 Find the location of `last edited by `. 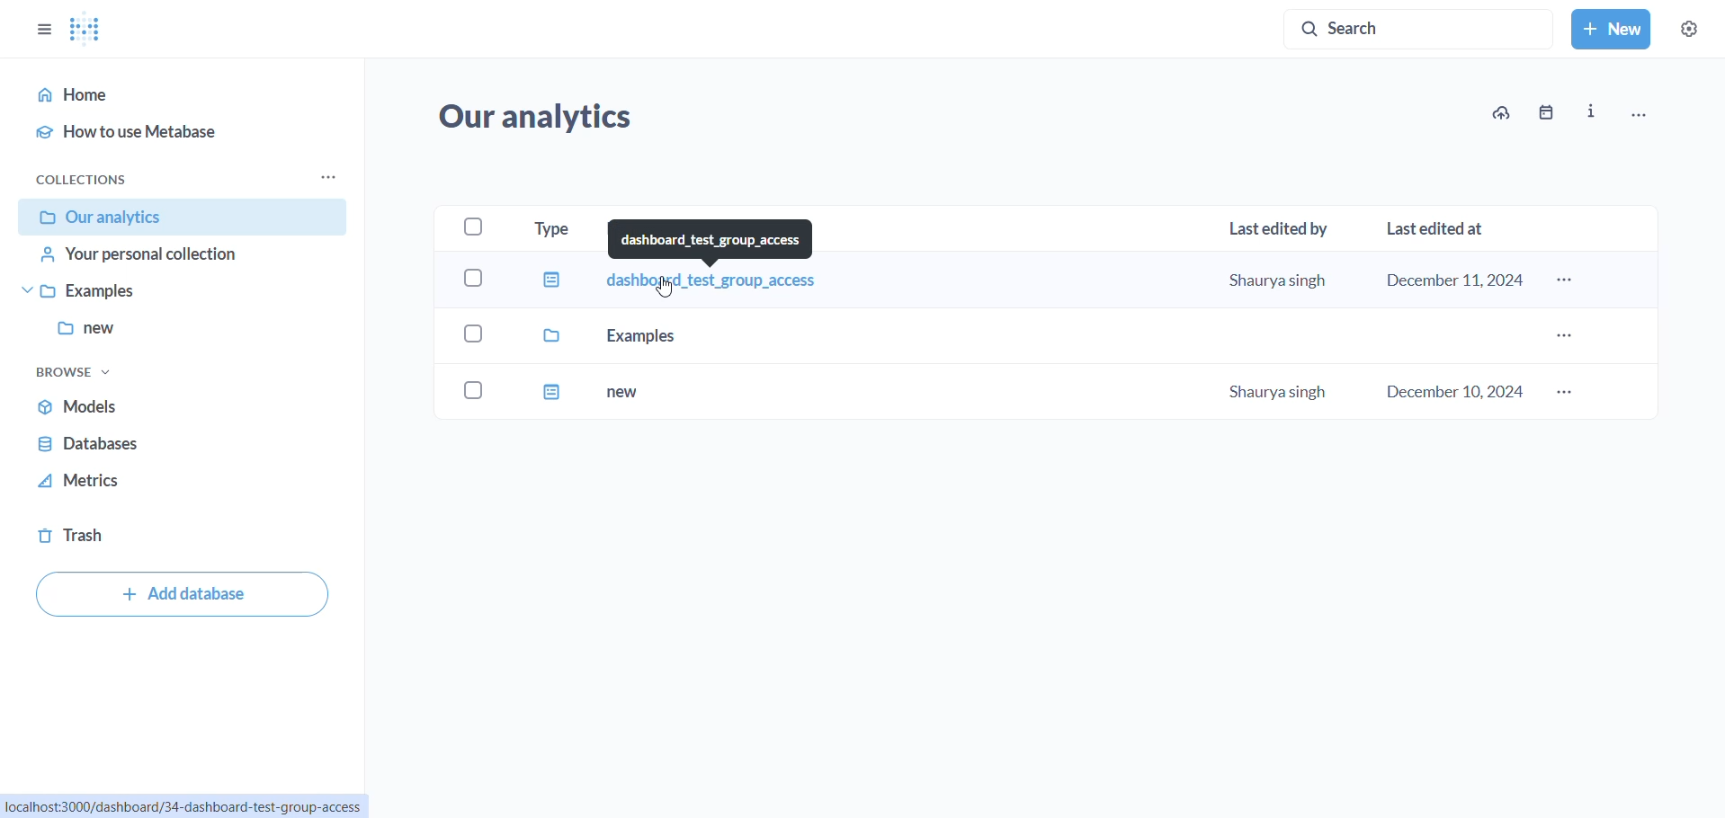

last edited by  is located at coordinates (1284, 228).